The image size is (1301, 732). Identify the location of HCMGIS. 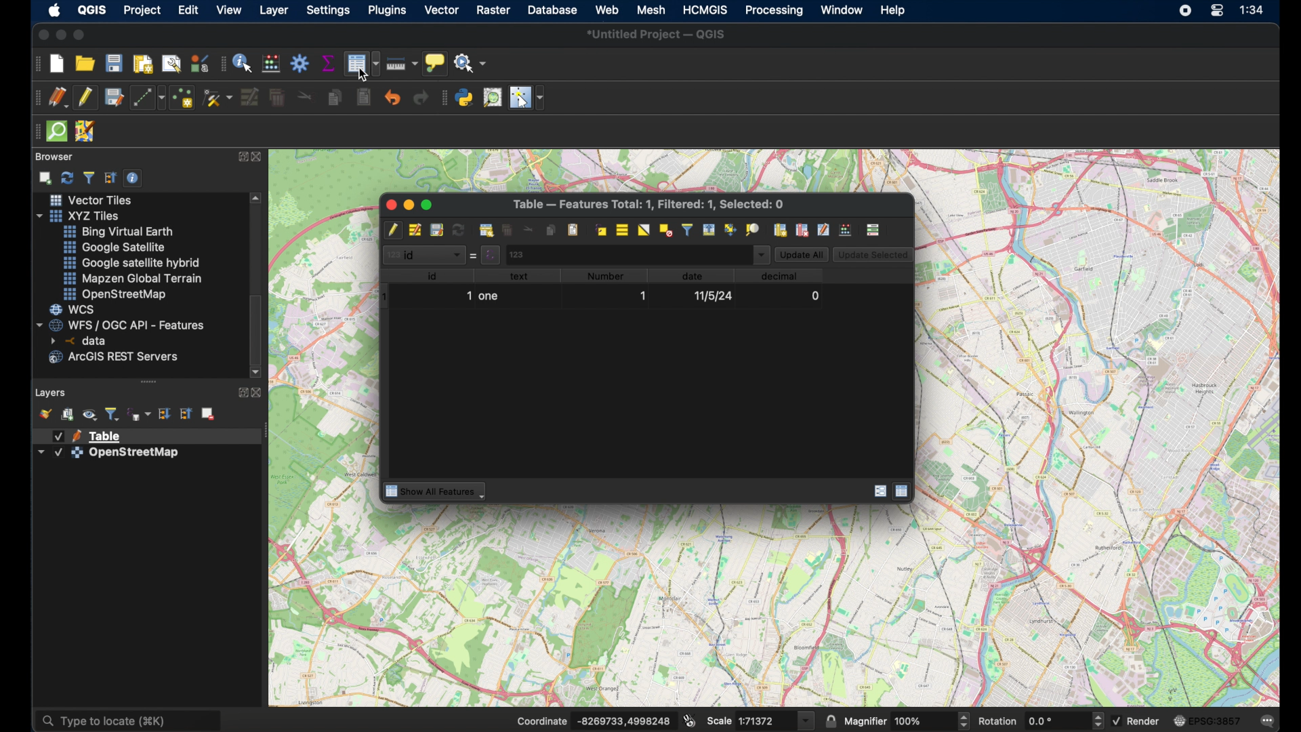
(705, 9).